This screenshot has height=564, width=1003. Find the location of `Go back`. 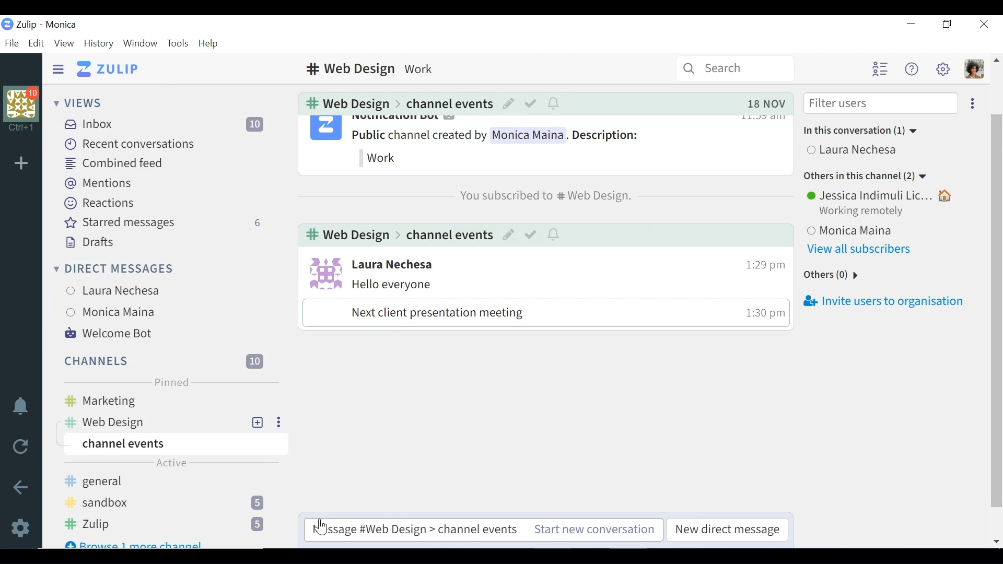

Go back is located at coordinates (21, 487).